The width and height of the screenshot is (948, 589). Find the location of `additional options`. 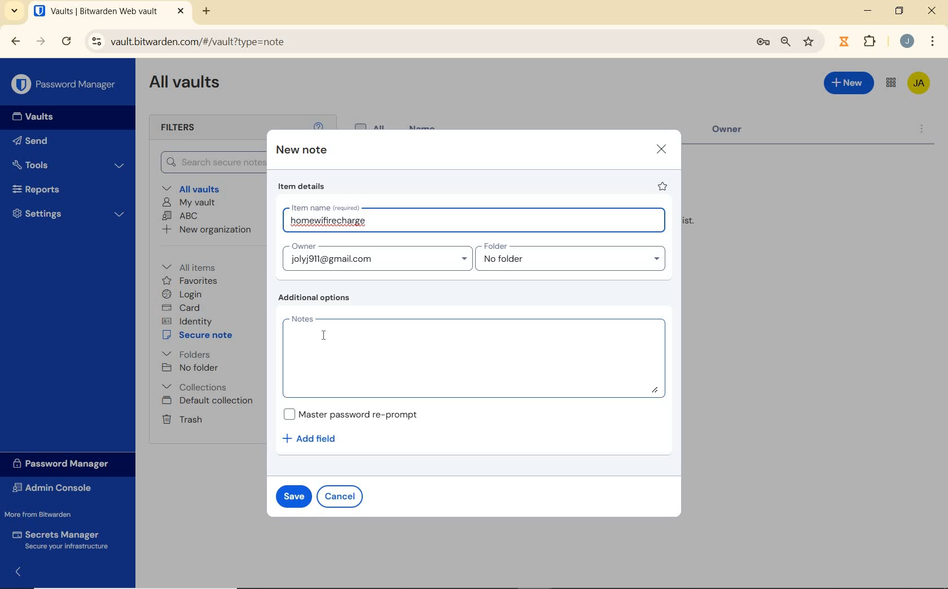

additional options is located at coordinates (318, 298).